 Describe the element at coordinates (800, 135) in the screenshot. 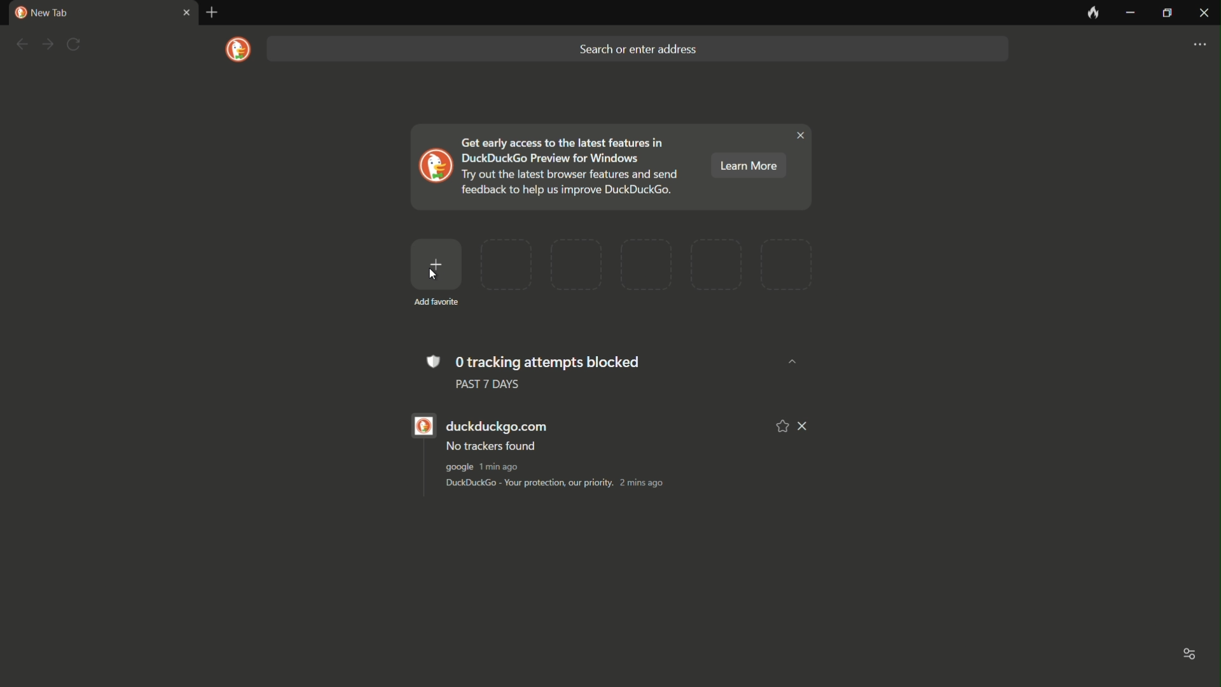

I see `close` at that location.